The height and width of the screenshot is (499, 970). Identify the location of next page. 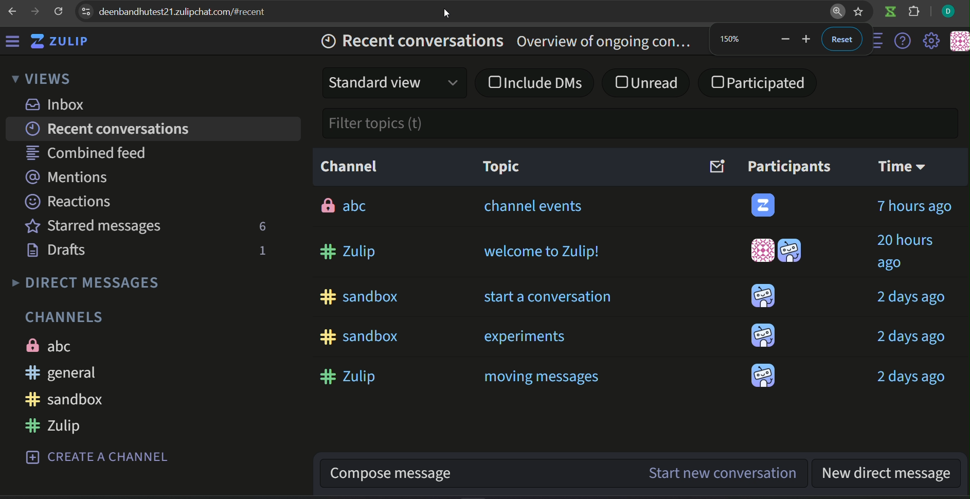
(35, 11).